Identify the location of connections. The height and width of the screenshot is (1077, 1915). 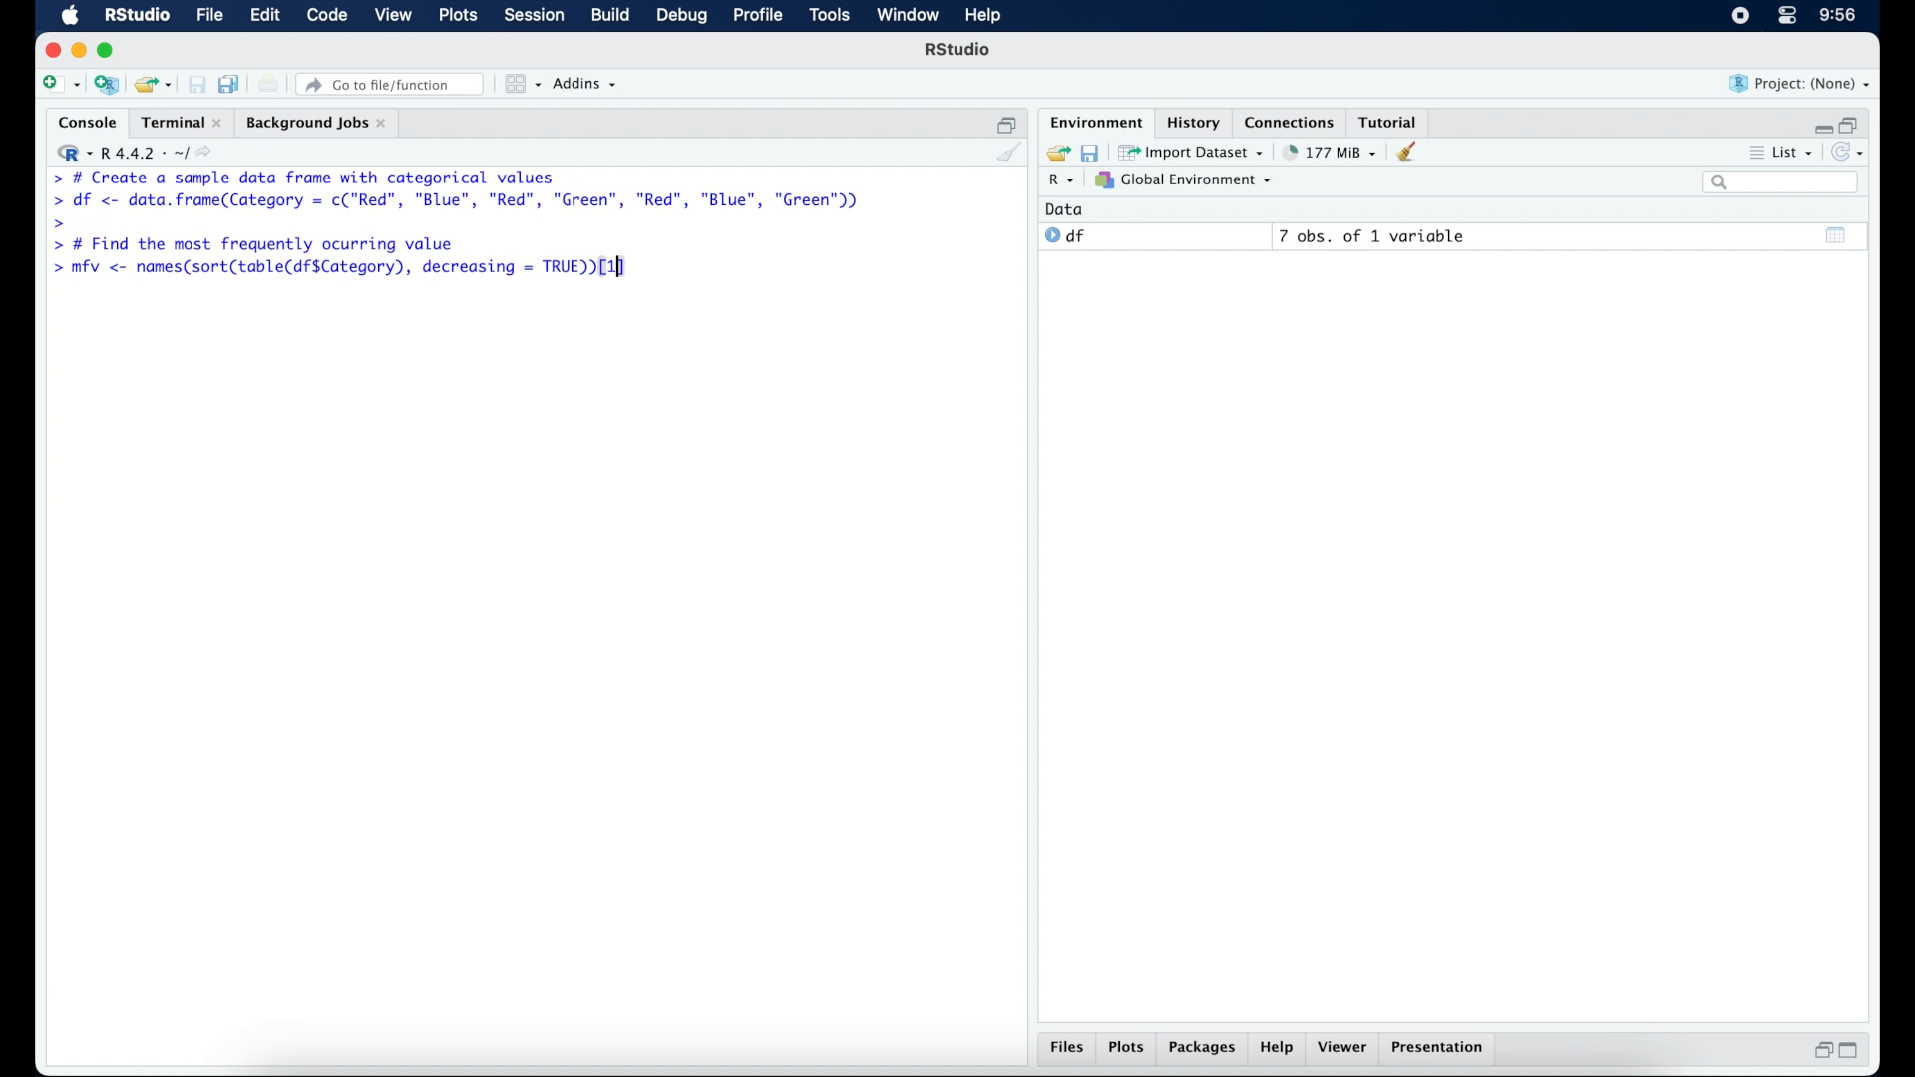
(1292, 121).